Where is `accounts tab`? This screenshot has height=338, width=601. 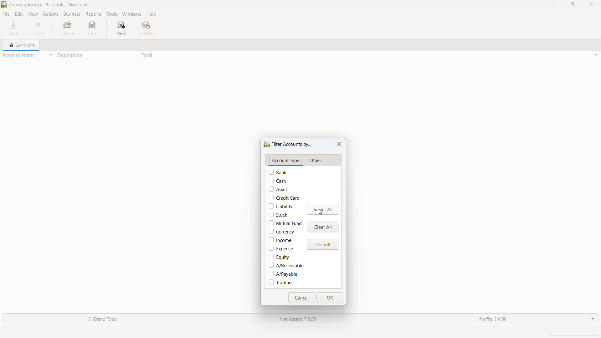 accounts tab is located at coordinates (23, 44).